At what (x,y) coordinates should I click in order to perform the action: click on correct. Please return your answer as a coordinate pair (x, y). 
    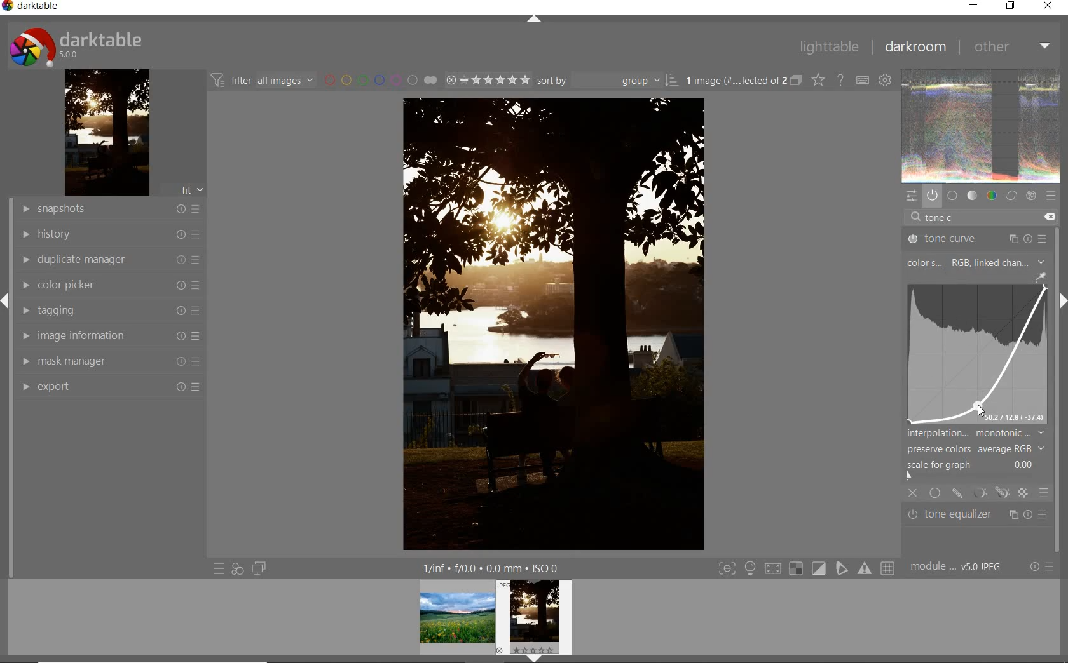
    Looking at the image, I should click on (1011, 196).